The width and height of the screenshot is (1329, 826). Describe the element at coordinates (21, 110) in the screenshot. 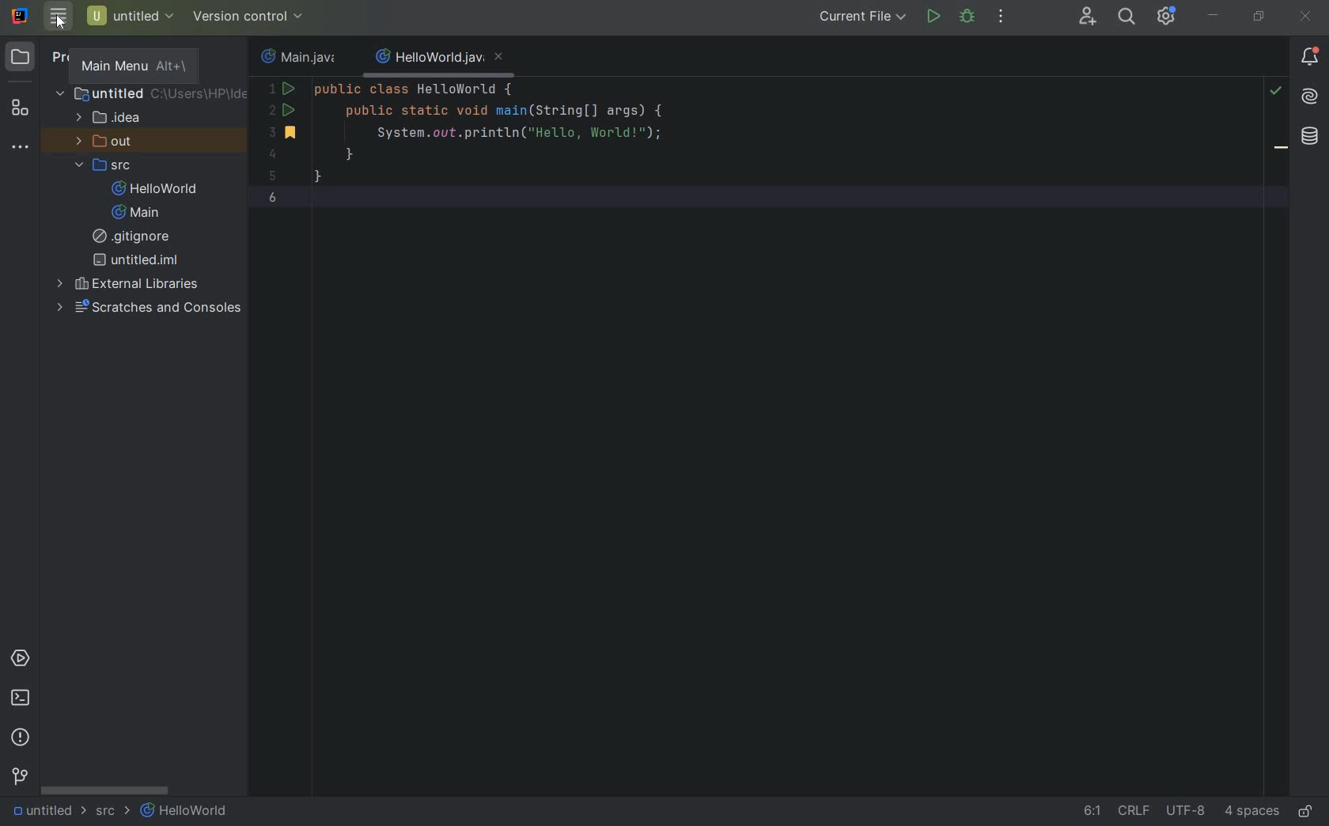

I see `Structure` at that location.